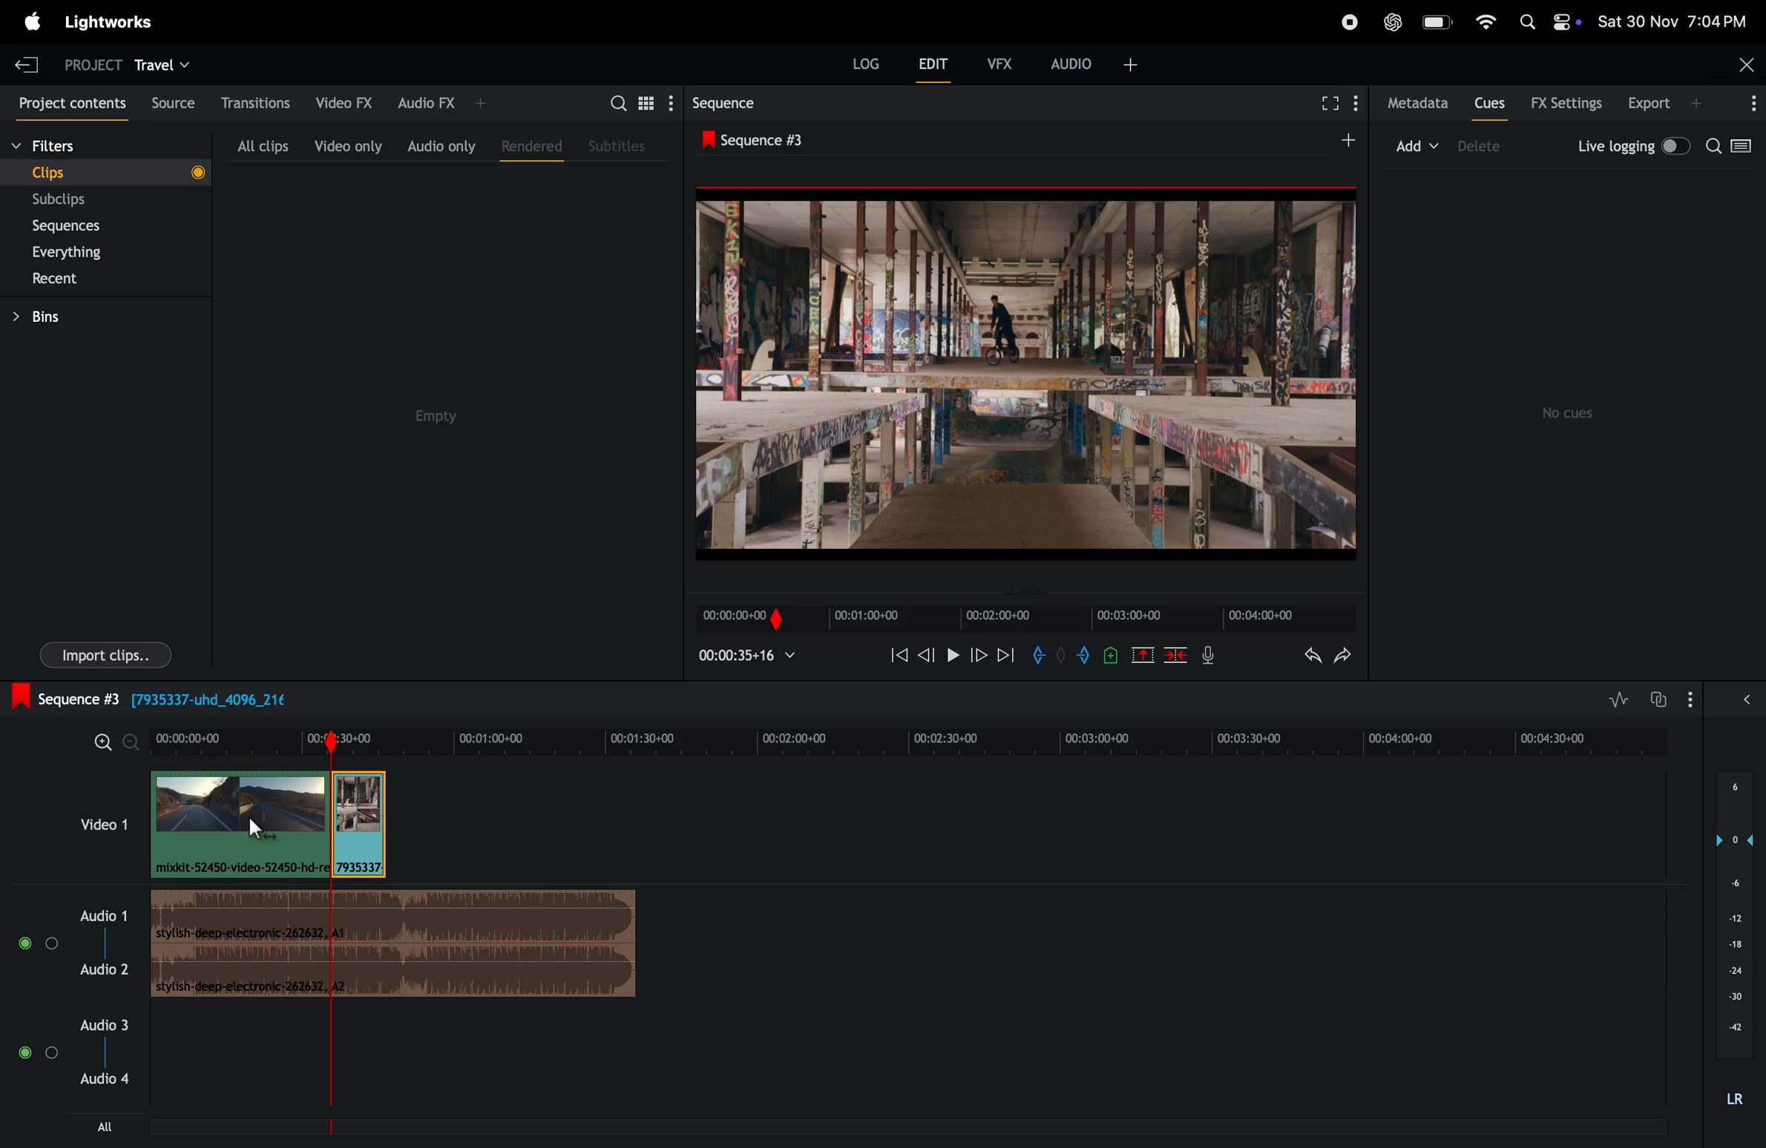 This screenshot has height=1148, width=1766. I want to click on -24 (layers), so click(1730, 970).